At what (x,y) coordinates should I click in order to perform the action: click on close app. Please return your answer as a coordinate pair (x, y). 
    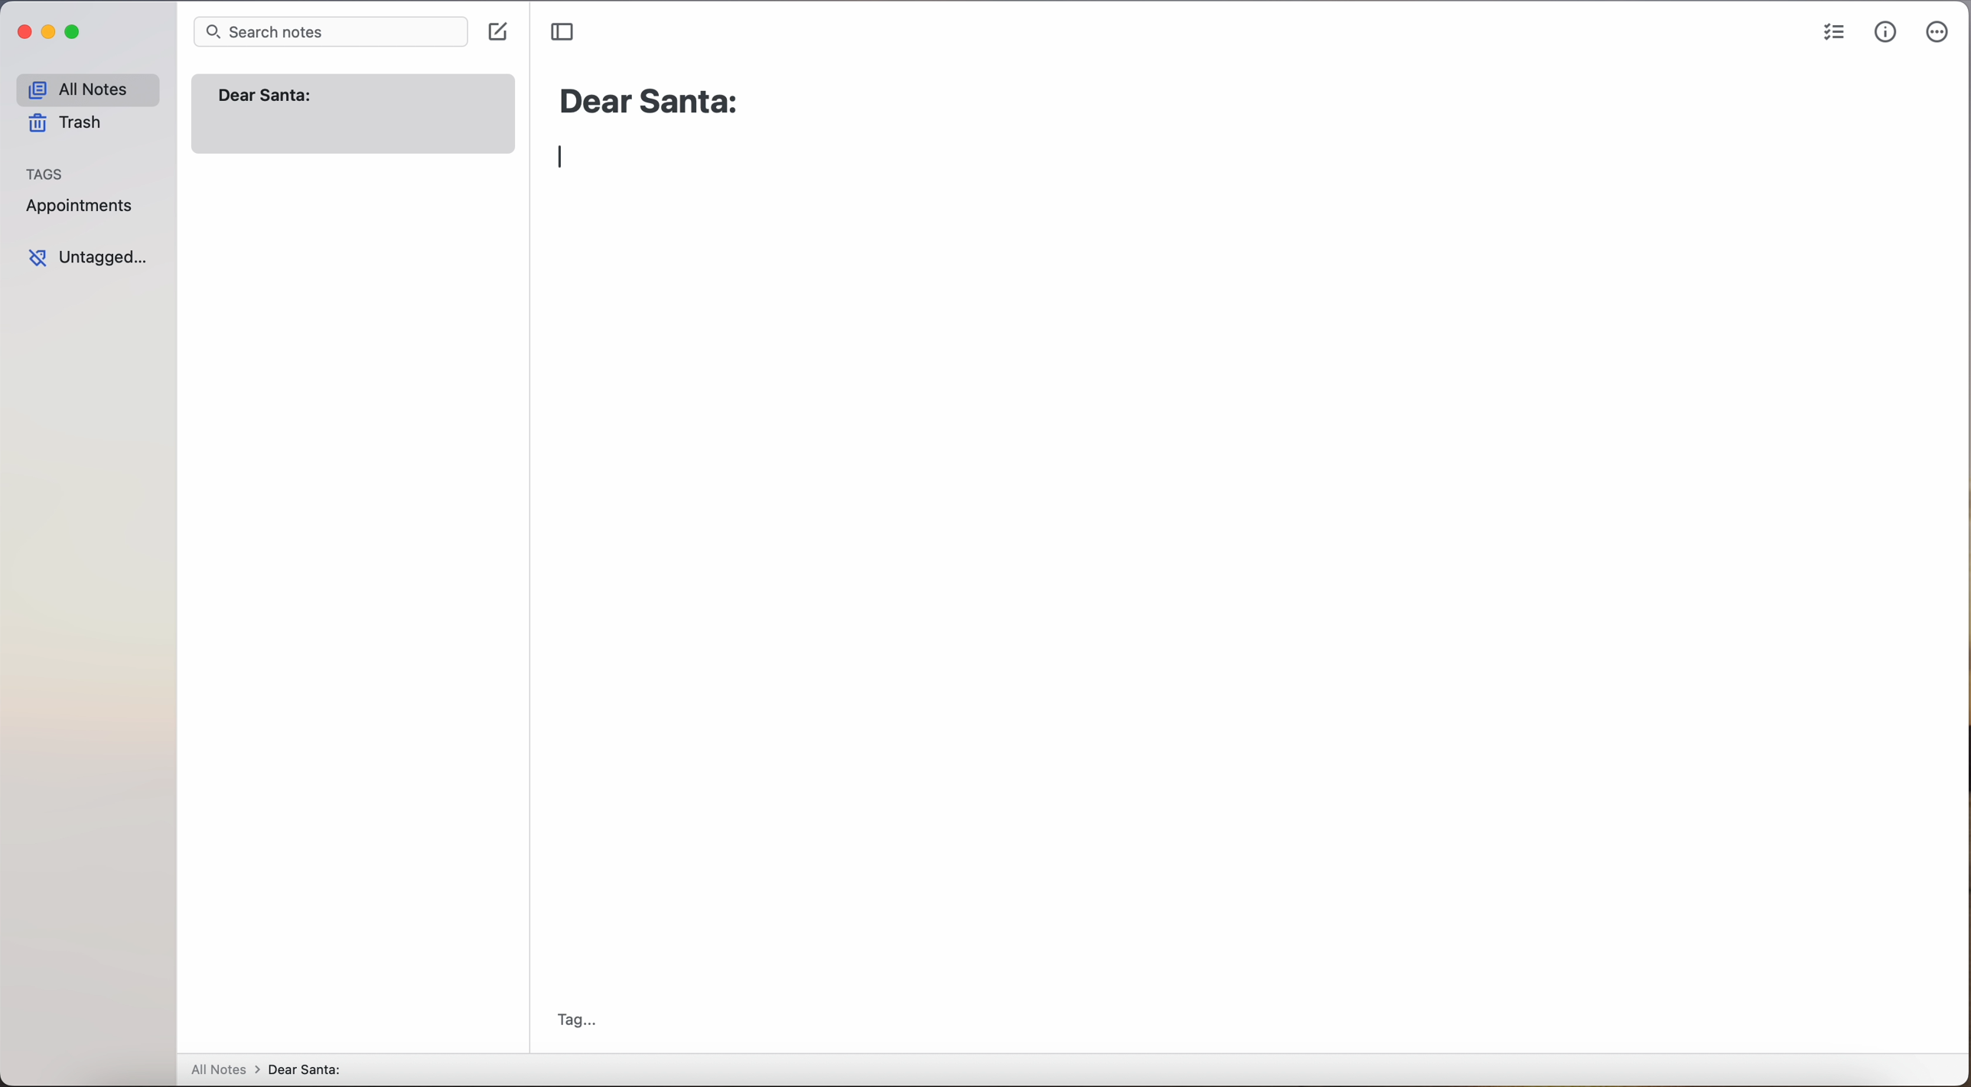
    Looking at the image, I should click on (23, 35).